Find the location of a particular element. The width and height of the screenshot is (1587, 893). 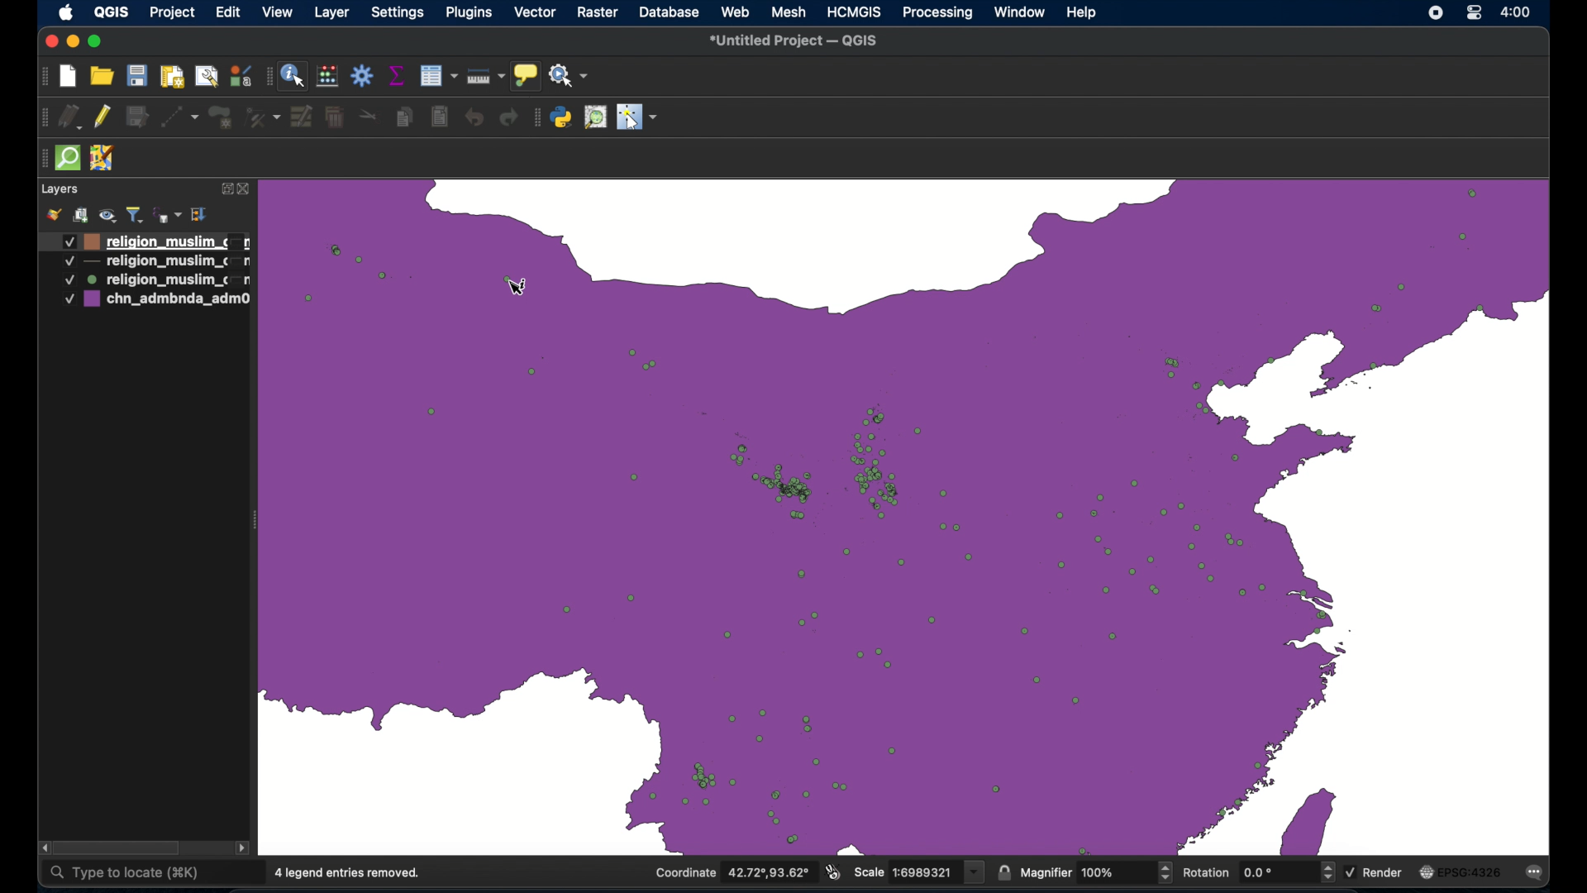

show statistical summary is located at coordinates (398, 75).